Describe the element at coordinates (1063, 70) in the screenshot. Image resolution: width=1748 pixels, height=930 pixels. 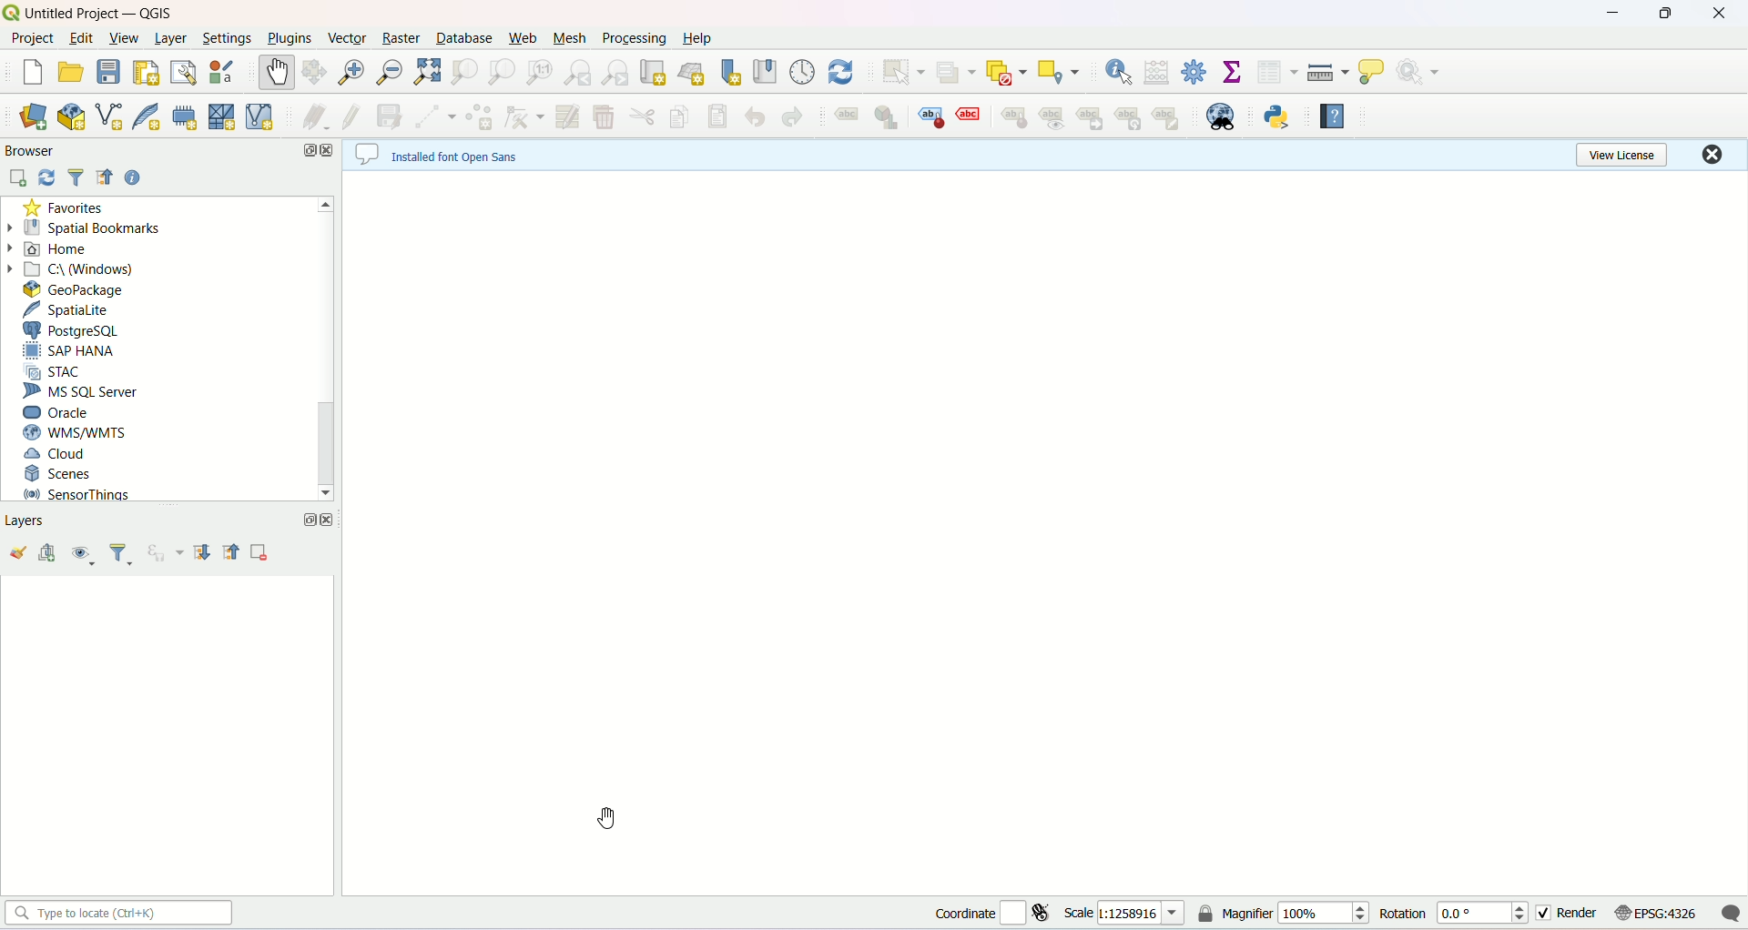
I see `select by location` at that location.